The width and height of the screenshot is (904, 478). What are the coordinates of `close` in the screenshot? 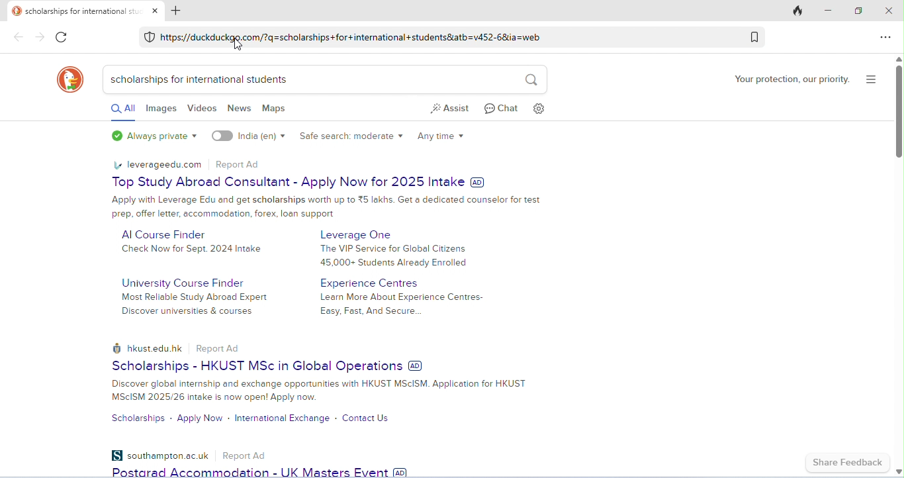 It's located at (887, 11).